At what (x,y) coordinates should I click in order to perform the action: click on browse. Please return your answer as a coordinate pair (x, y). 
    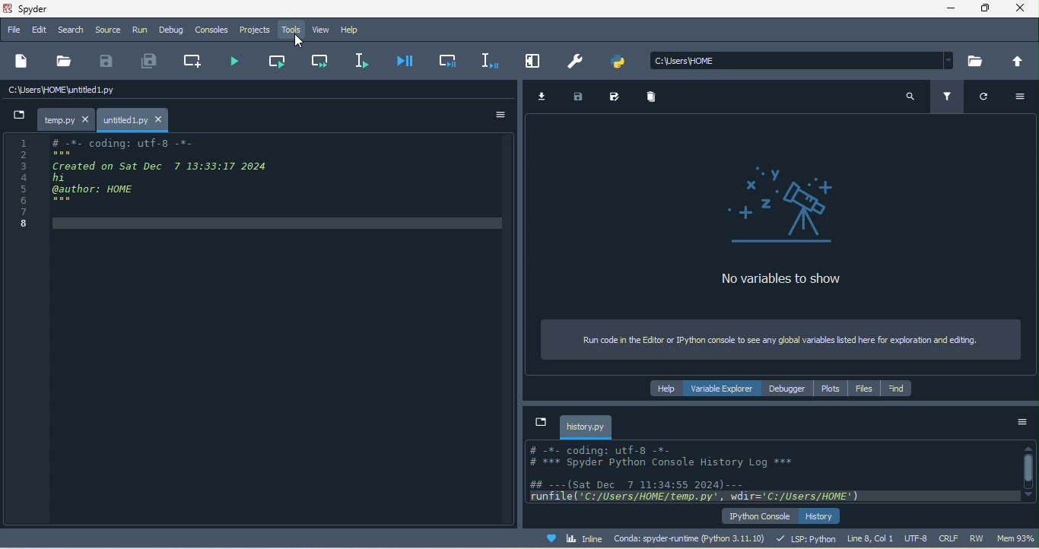
    Looking at the image, I should click on (978, 61).